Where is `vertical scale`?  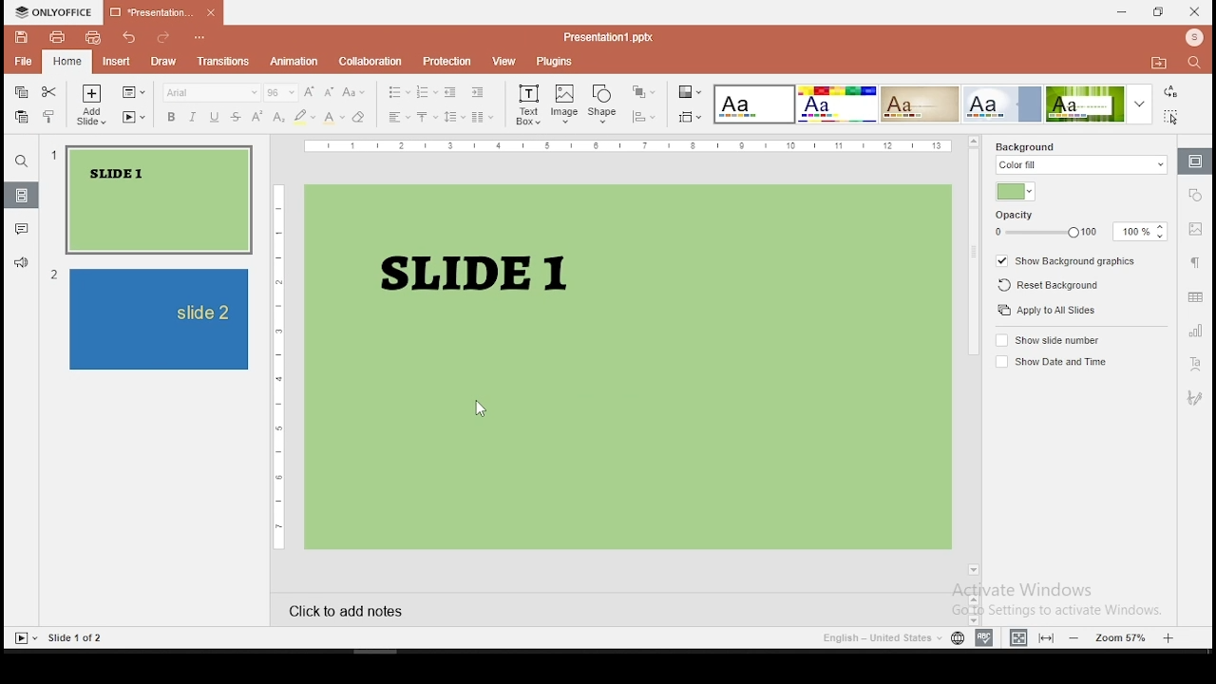 vertical scale is located at coordinates (279, 367).